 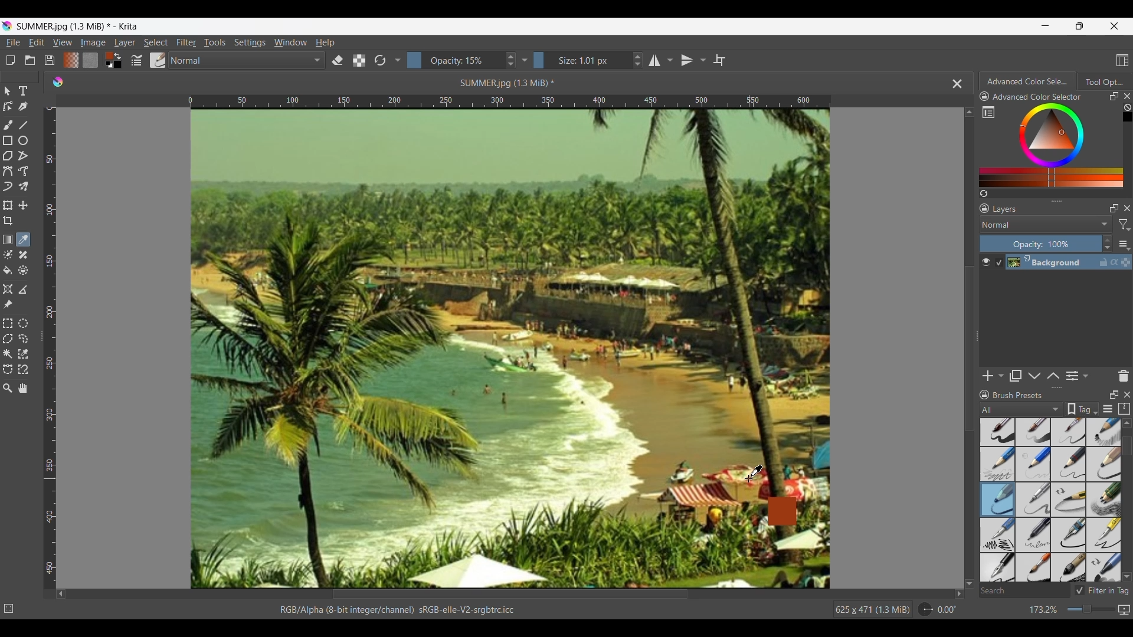 What do you see at coordinates (986, 262) in the screenshot?
I see `Make layer visible` at bounding box center [986, 262].